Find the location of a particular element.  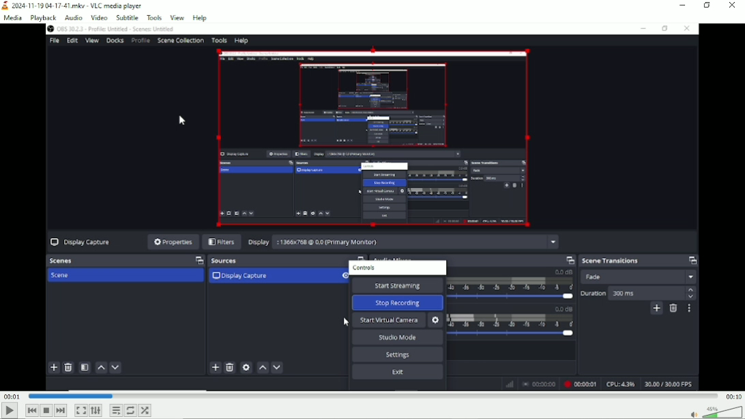

Random is located at coordinates (145, 409).